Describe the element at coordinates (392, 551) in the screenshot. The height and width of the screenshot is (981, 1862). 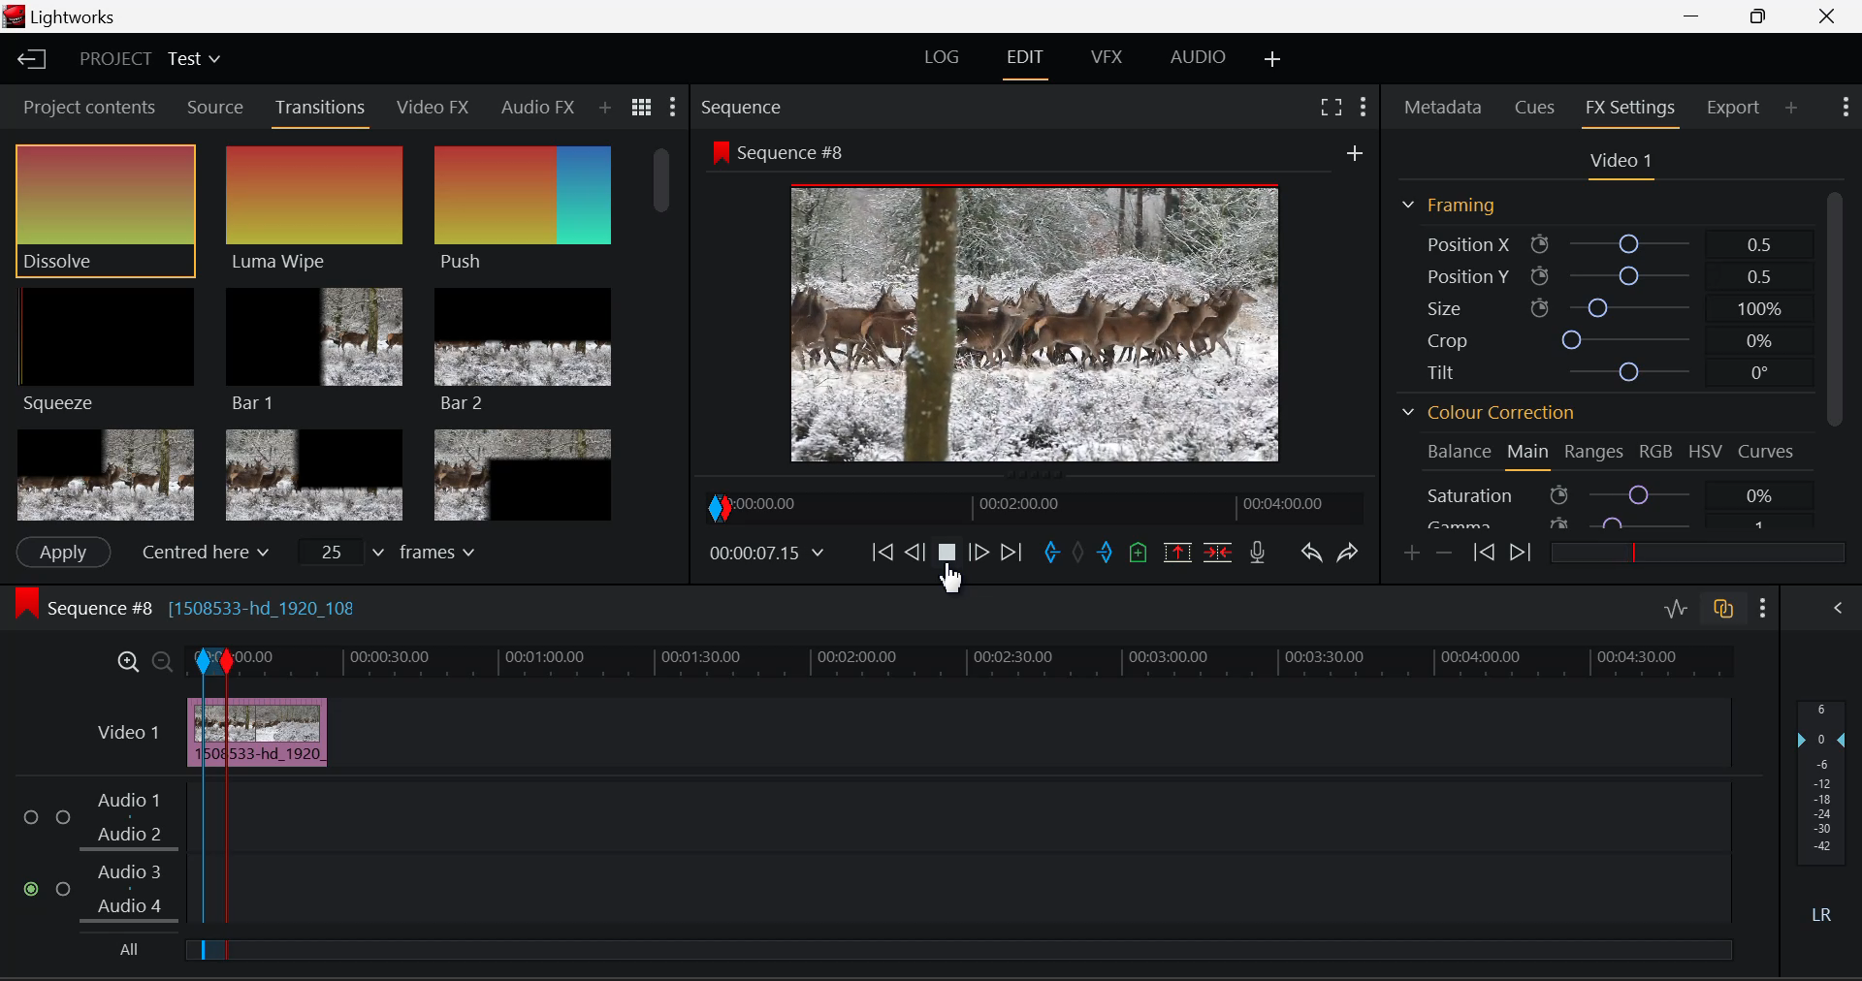
I see `frames input` at that location.